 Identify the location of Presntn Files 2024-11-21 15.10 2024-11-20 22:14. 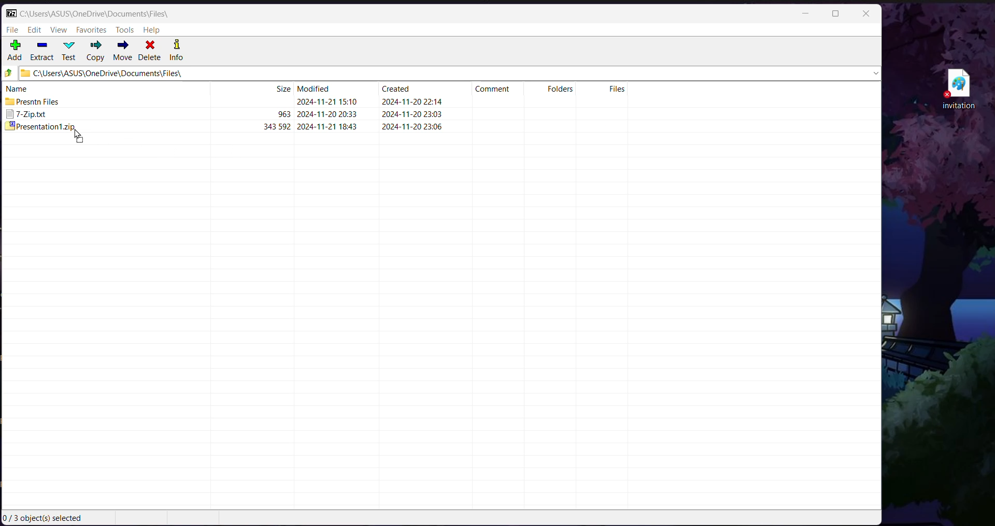
(222, 101).